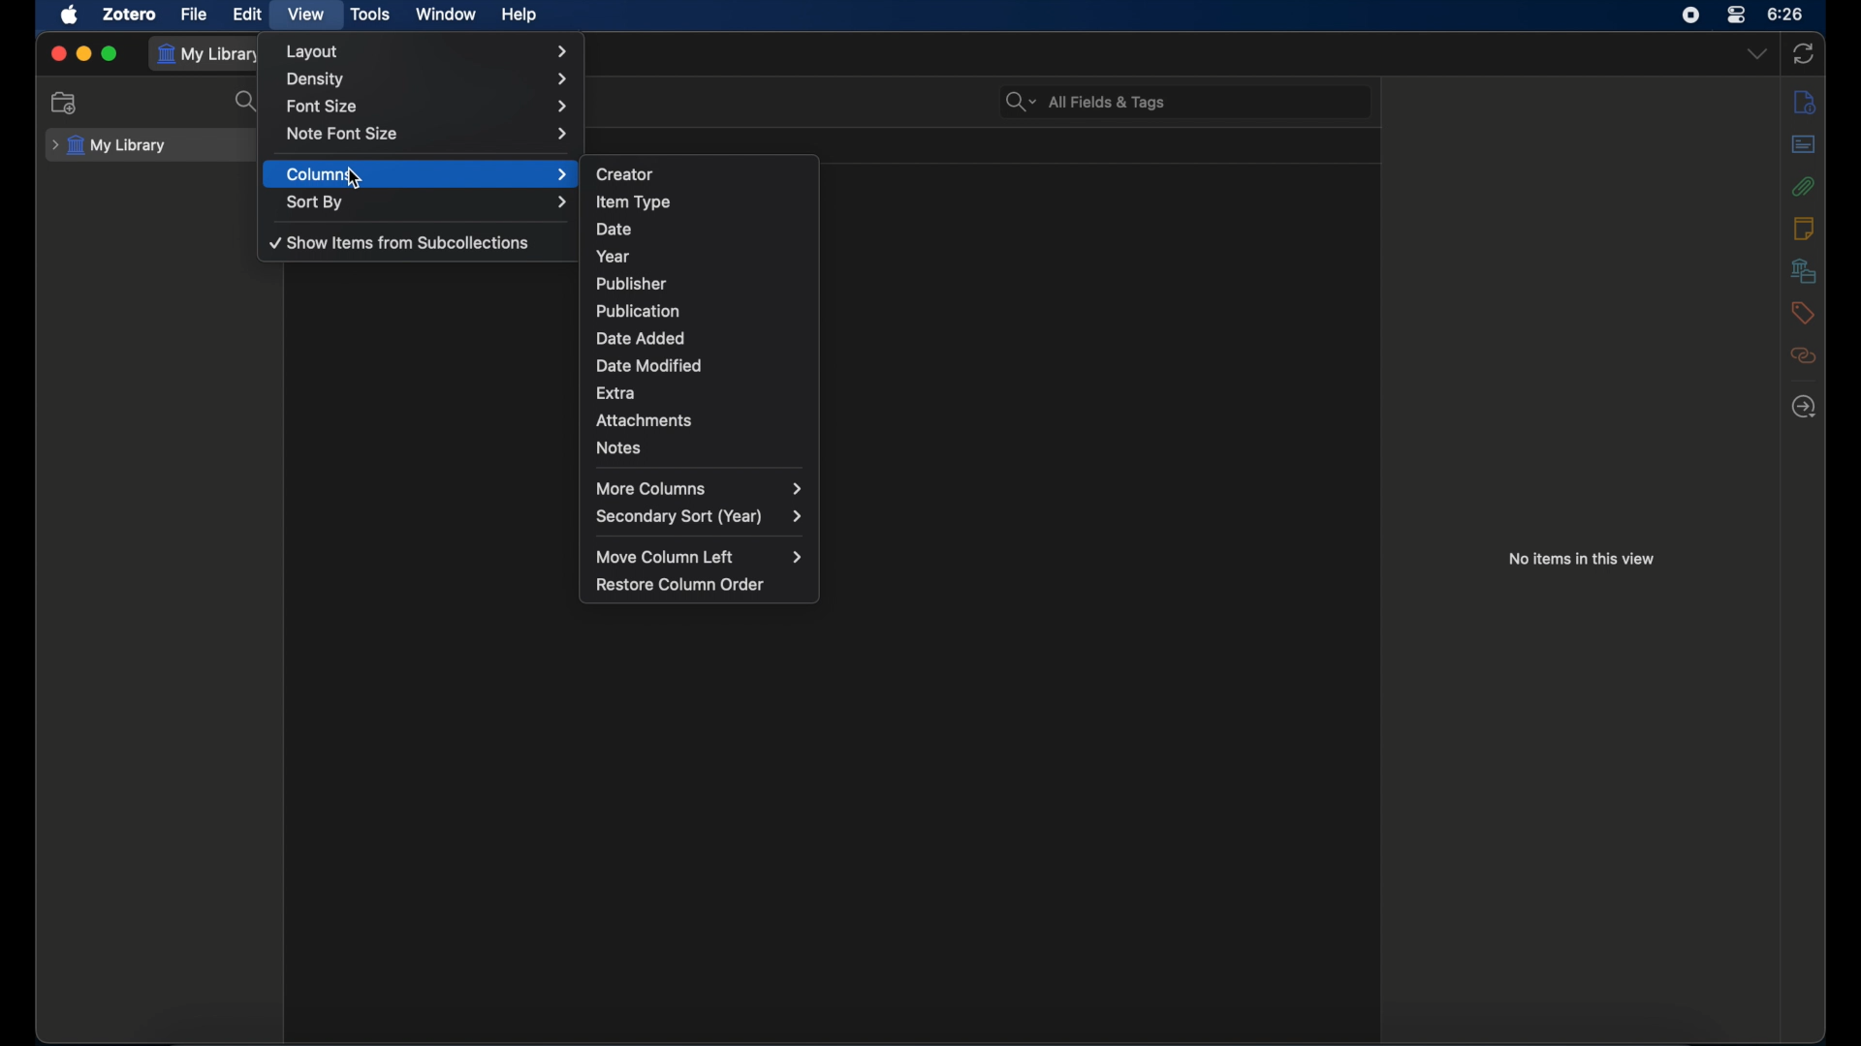 Image resolution: width=1861 pixels, height=1046 pixels. Describe the element at coordinates (248, 15) in the screenshot. I see `edit` at that location.